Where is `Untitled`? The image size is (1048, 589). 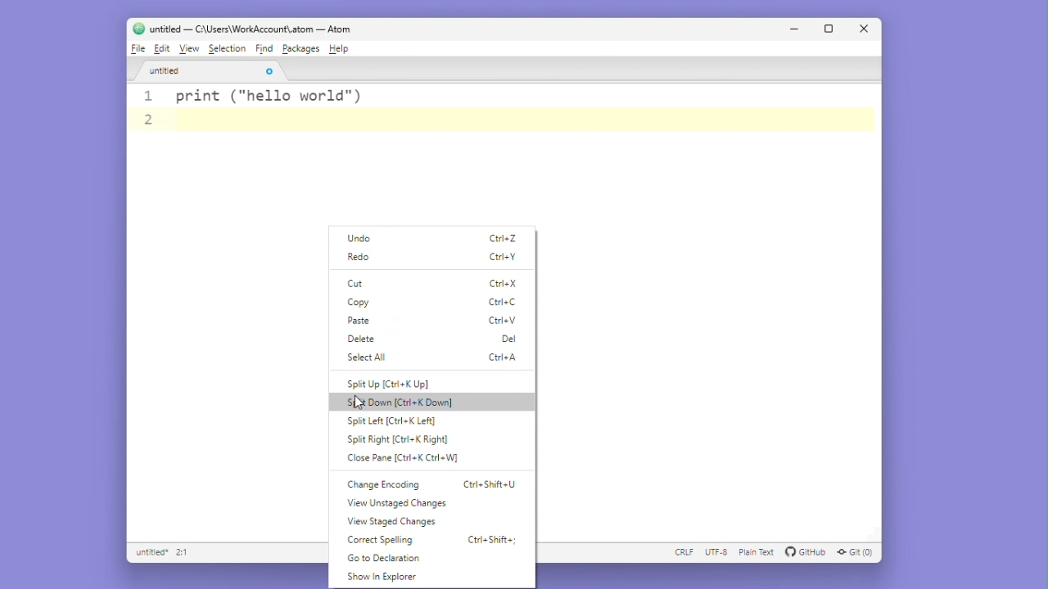 Untitled is located at coordinates (209, 74).